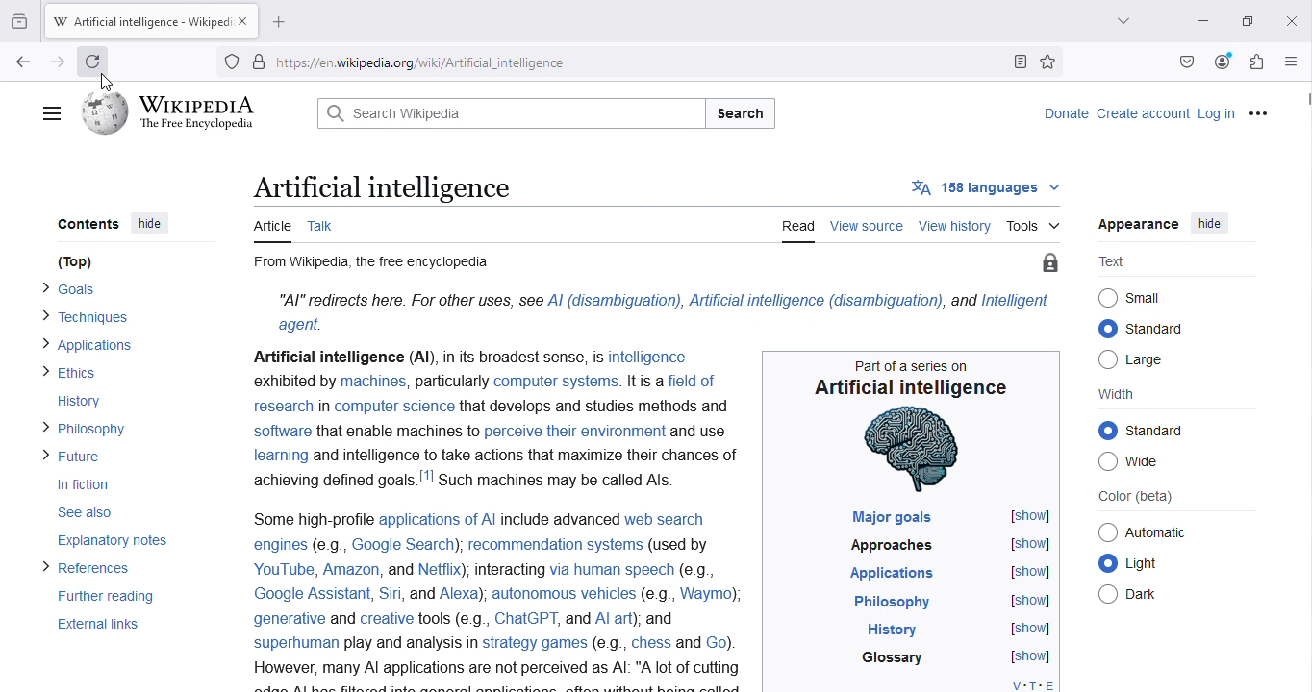  What do you see at coordinates (75, 487) in the screenshot?
I see `In fiction` at bounding box center [75, 487].